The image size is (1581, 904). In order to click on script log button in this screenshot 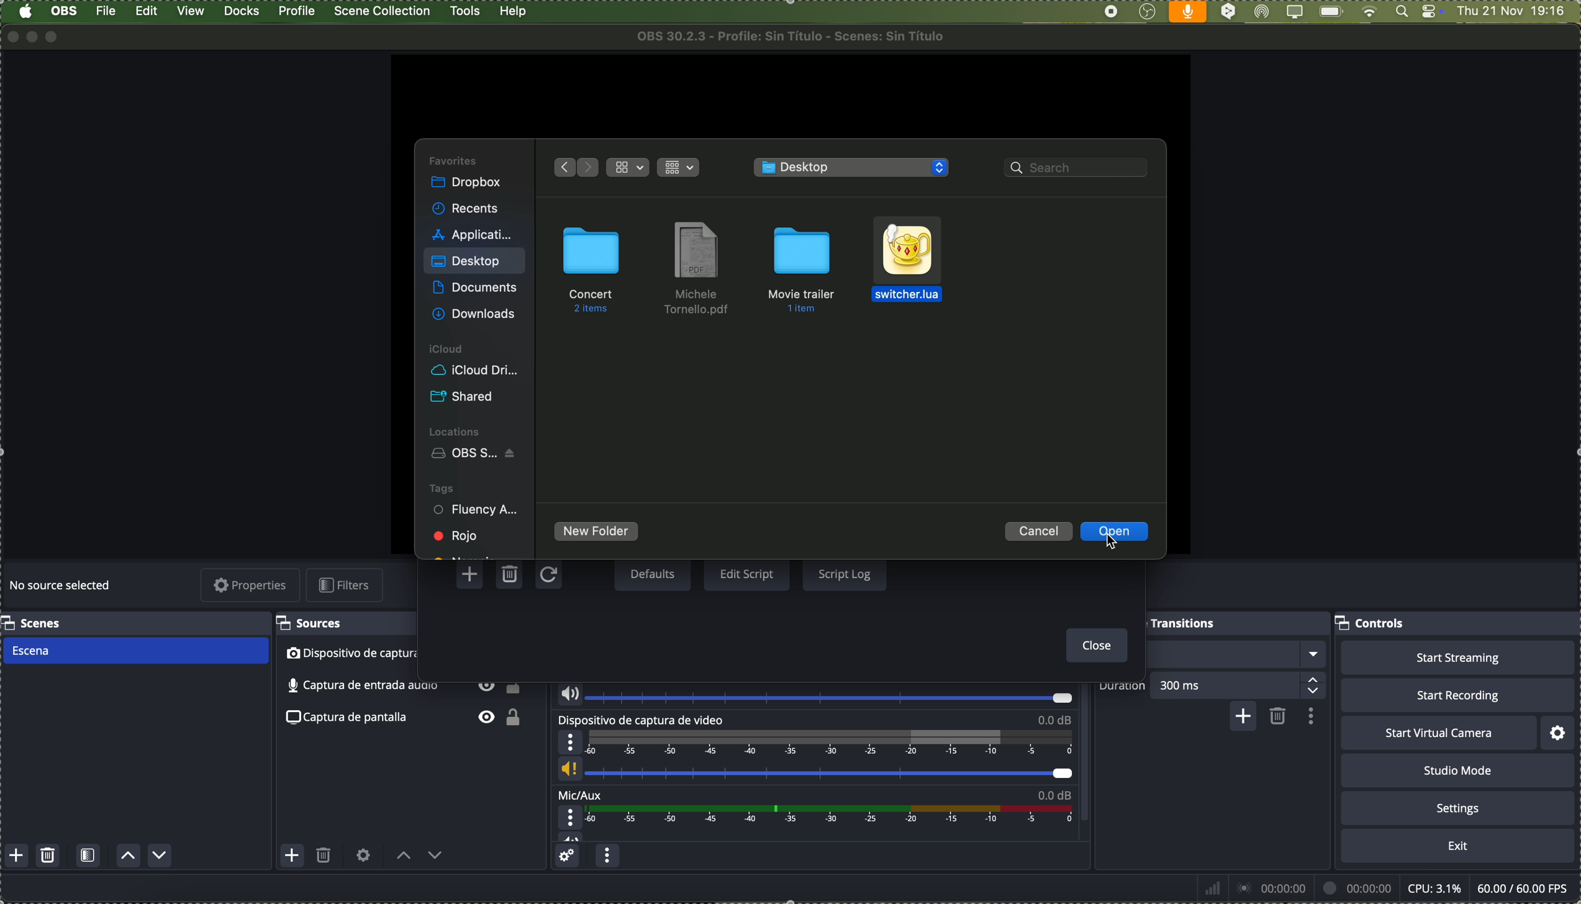, I will do `click(844, 573)`.